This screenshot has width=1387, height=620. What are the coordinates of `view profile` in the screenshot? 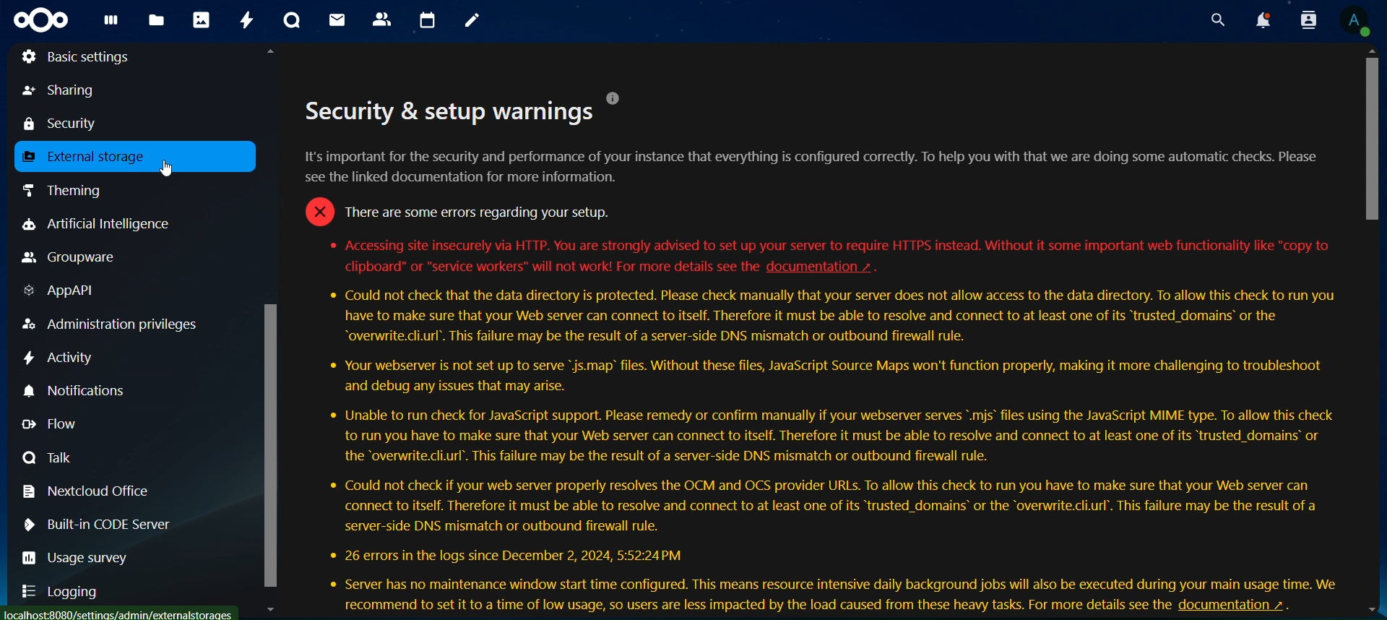 It's located at (1354, 22).